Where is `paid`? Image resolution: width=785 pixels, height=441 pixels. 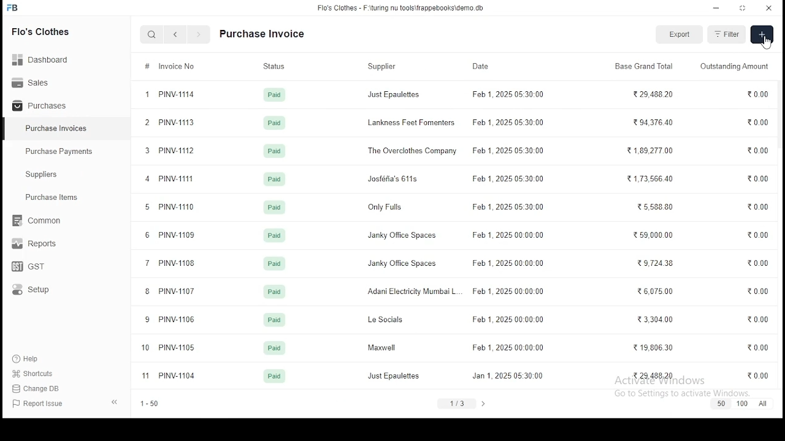
paid is located at coordinates (275, 179).